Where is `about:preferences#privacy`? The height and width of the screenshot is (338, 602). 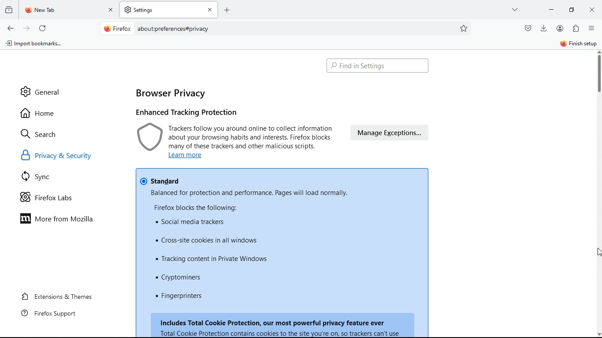 about:preferences#privacy is located at coordinates (174, 29).